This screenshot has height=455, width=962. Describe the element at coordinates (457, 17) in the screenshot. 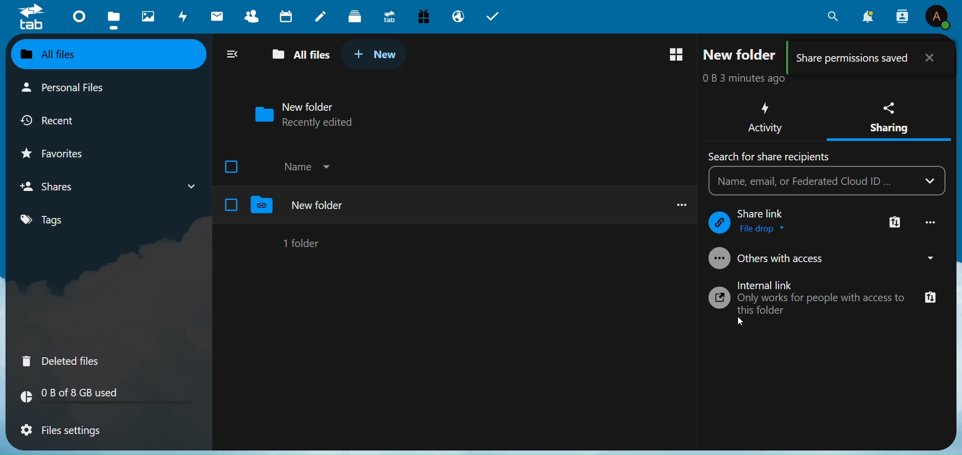

I see `Email Hosting` at that location.